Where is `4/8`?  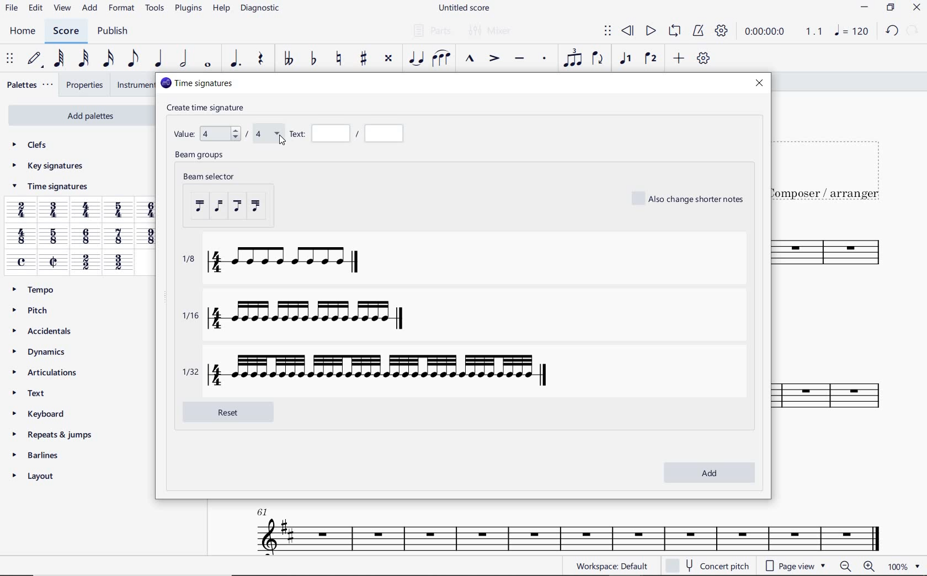 4/8 is located at coordinates (21, 237).